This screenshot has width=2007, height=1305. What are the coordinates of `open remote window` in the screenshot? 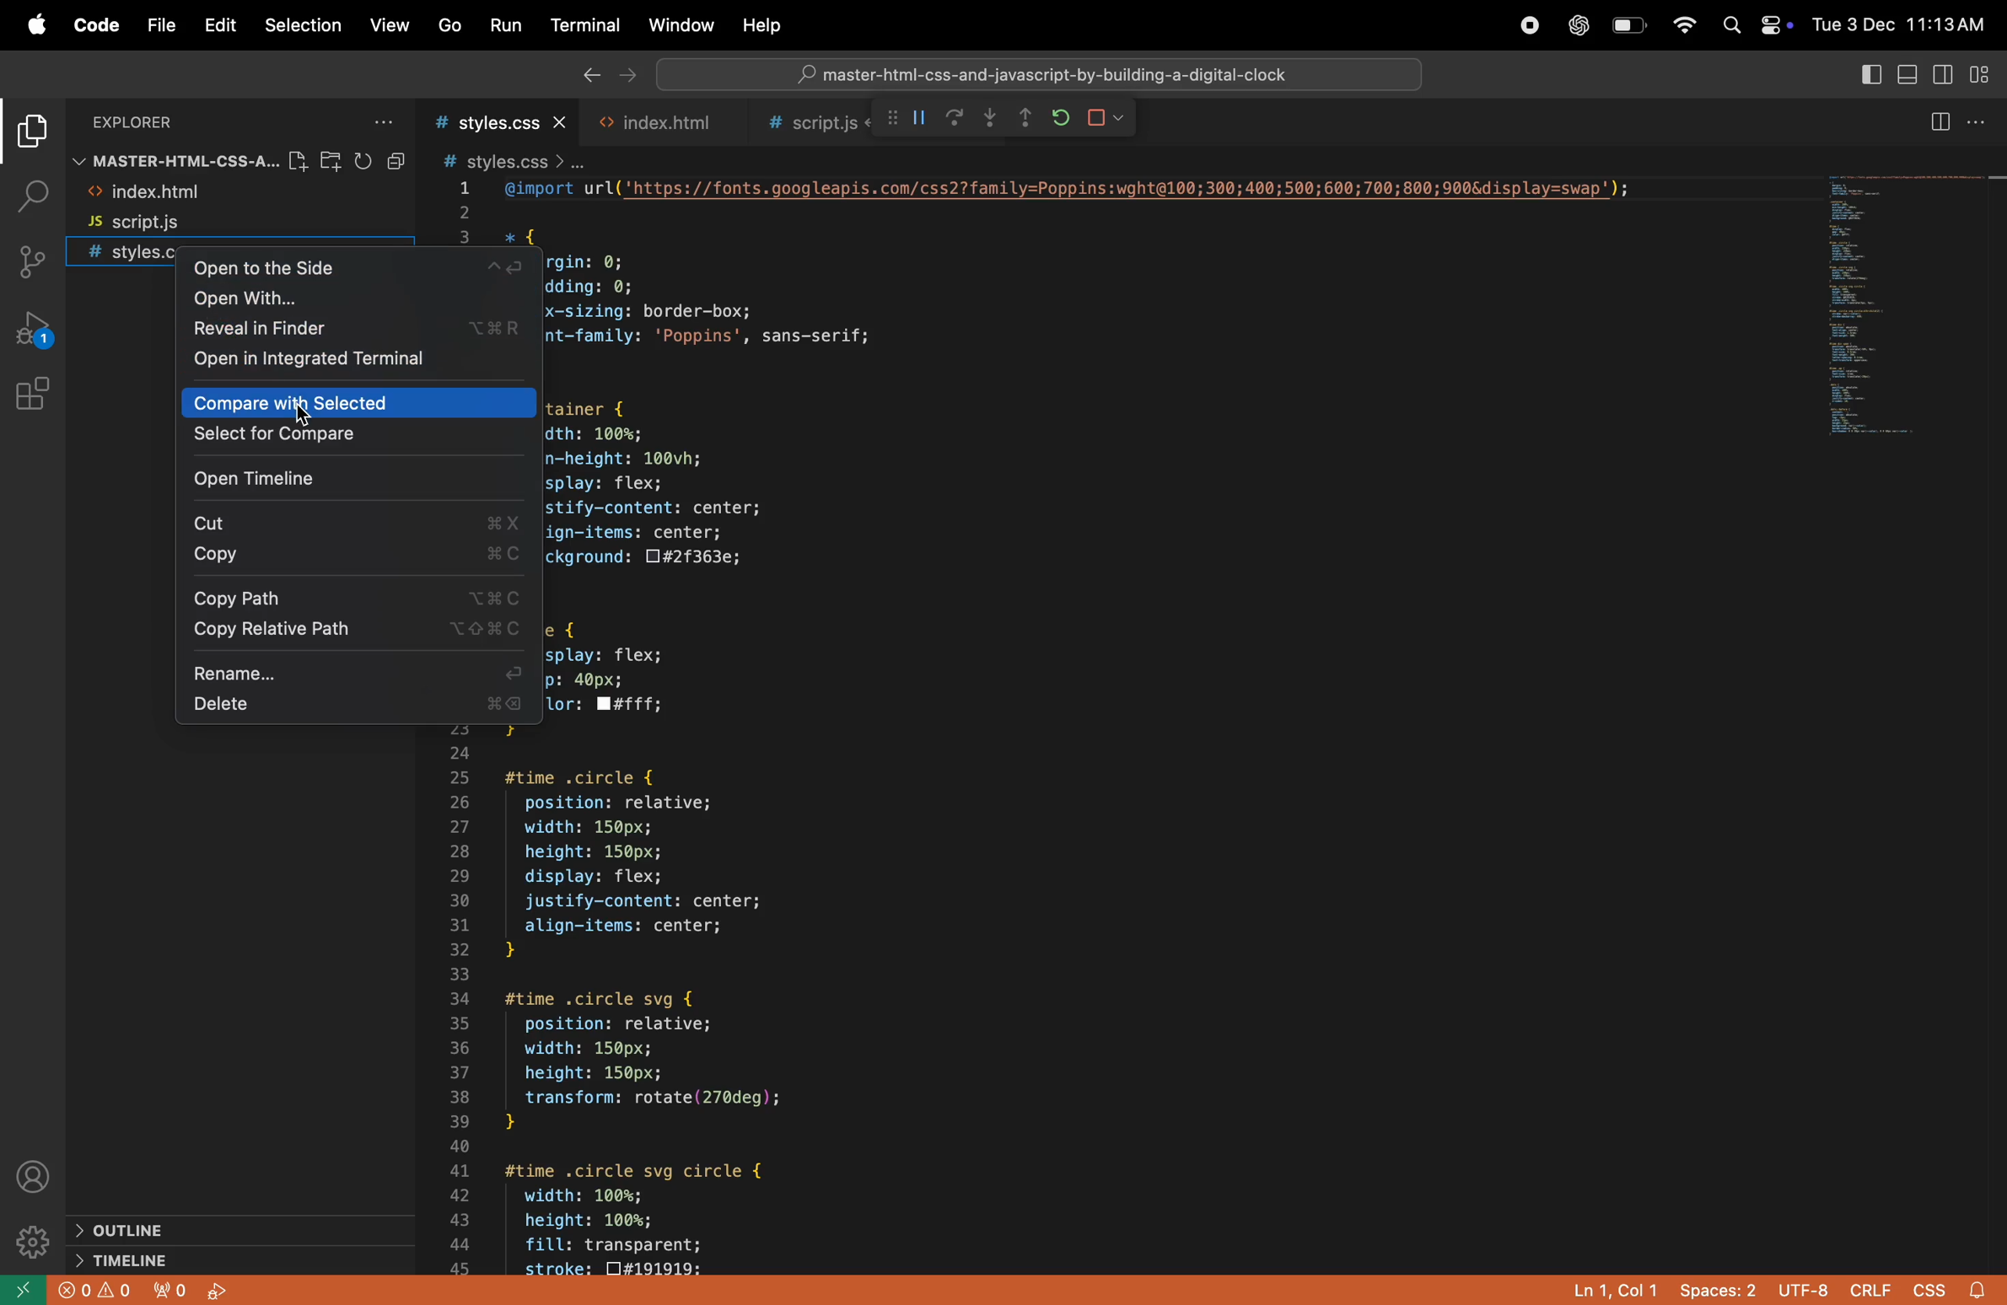 It's located at (20, 1289).